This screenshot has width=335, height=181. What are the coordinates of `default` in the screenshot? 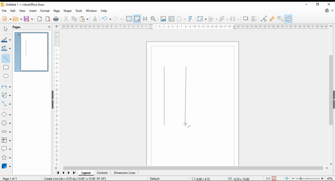 It's located at (155, 179).